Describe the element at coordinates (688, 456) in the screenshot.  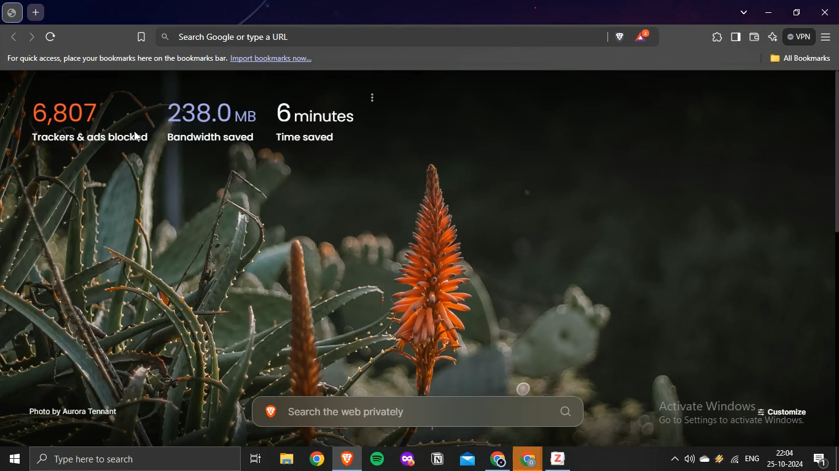
I see `volume` at that location.